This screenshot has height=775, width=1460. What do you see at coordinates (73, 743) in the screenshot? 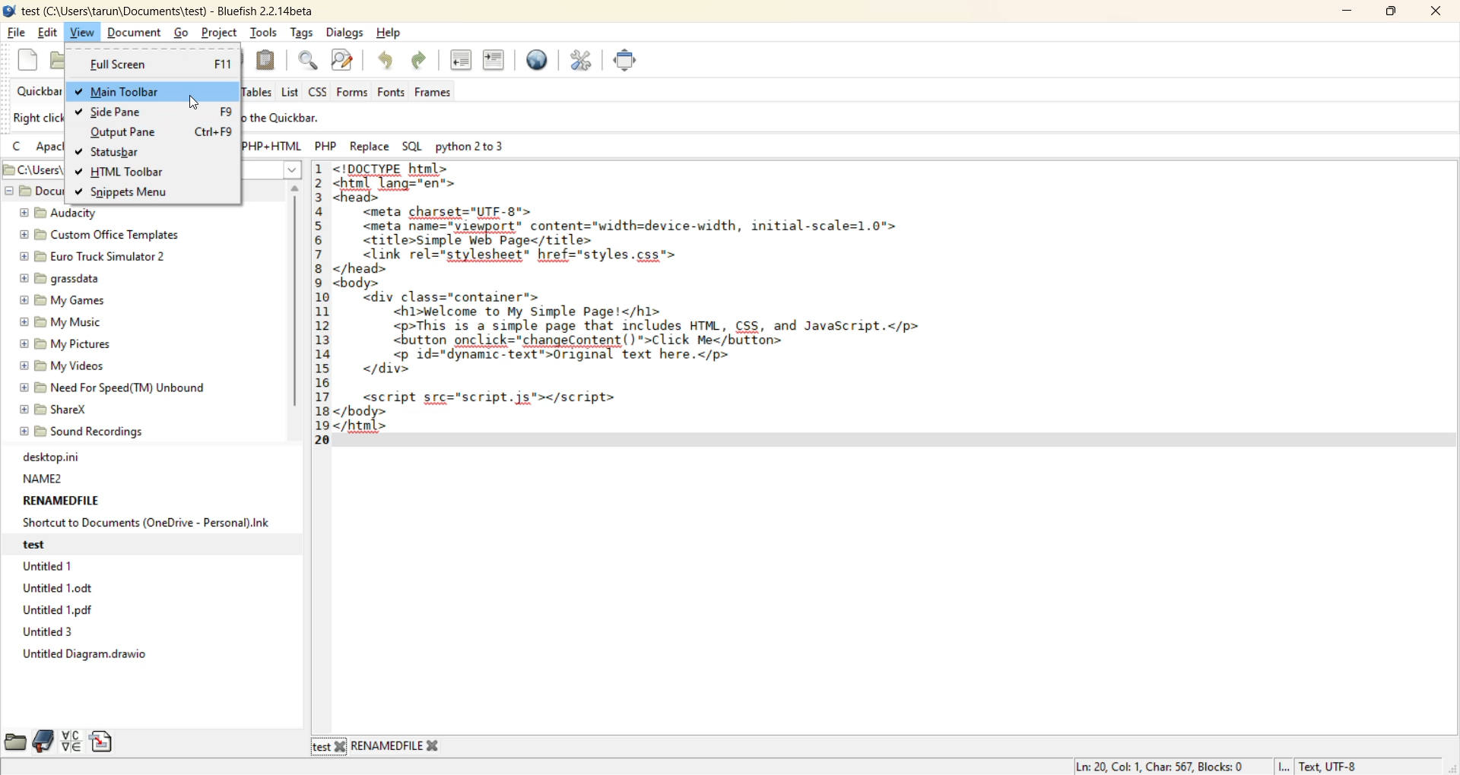
I see `charmap` at bounding box center [73, 743].